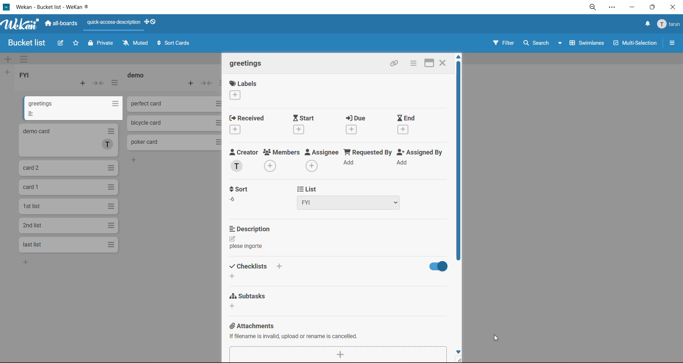  I want to click on add list, so click(6, 72).